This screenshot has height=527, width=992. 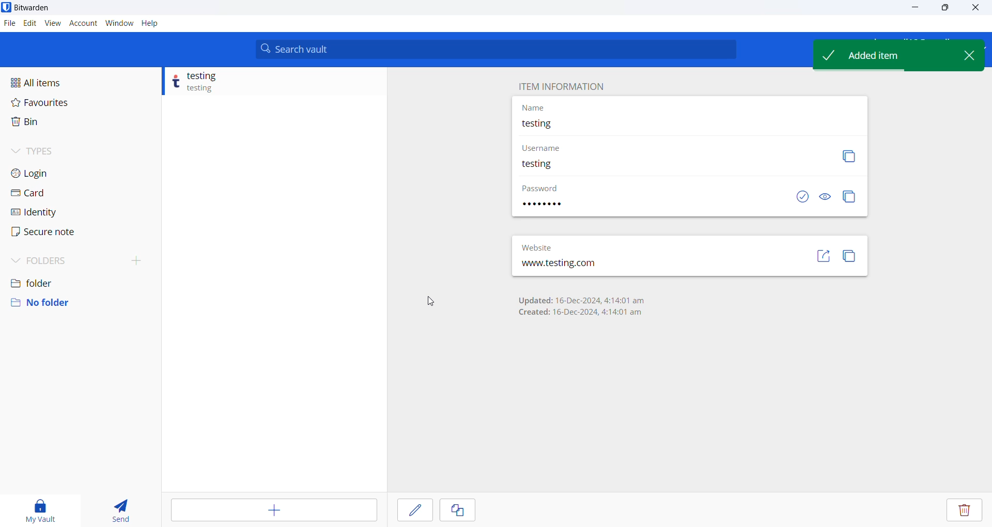 What do you see at coordinates (83, 258) in the screenshot?
I see `folders` at bounding box center [83, 258].